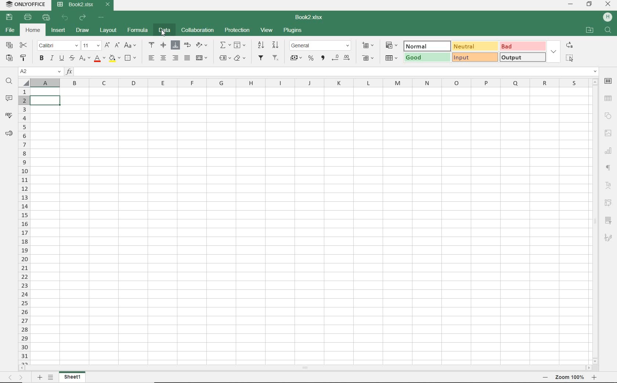 The width and height of the screenshot is (617, 383). I want to click on RESTORE DOWN, so click(590, 5).